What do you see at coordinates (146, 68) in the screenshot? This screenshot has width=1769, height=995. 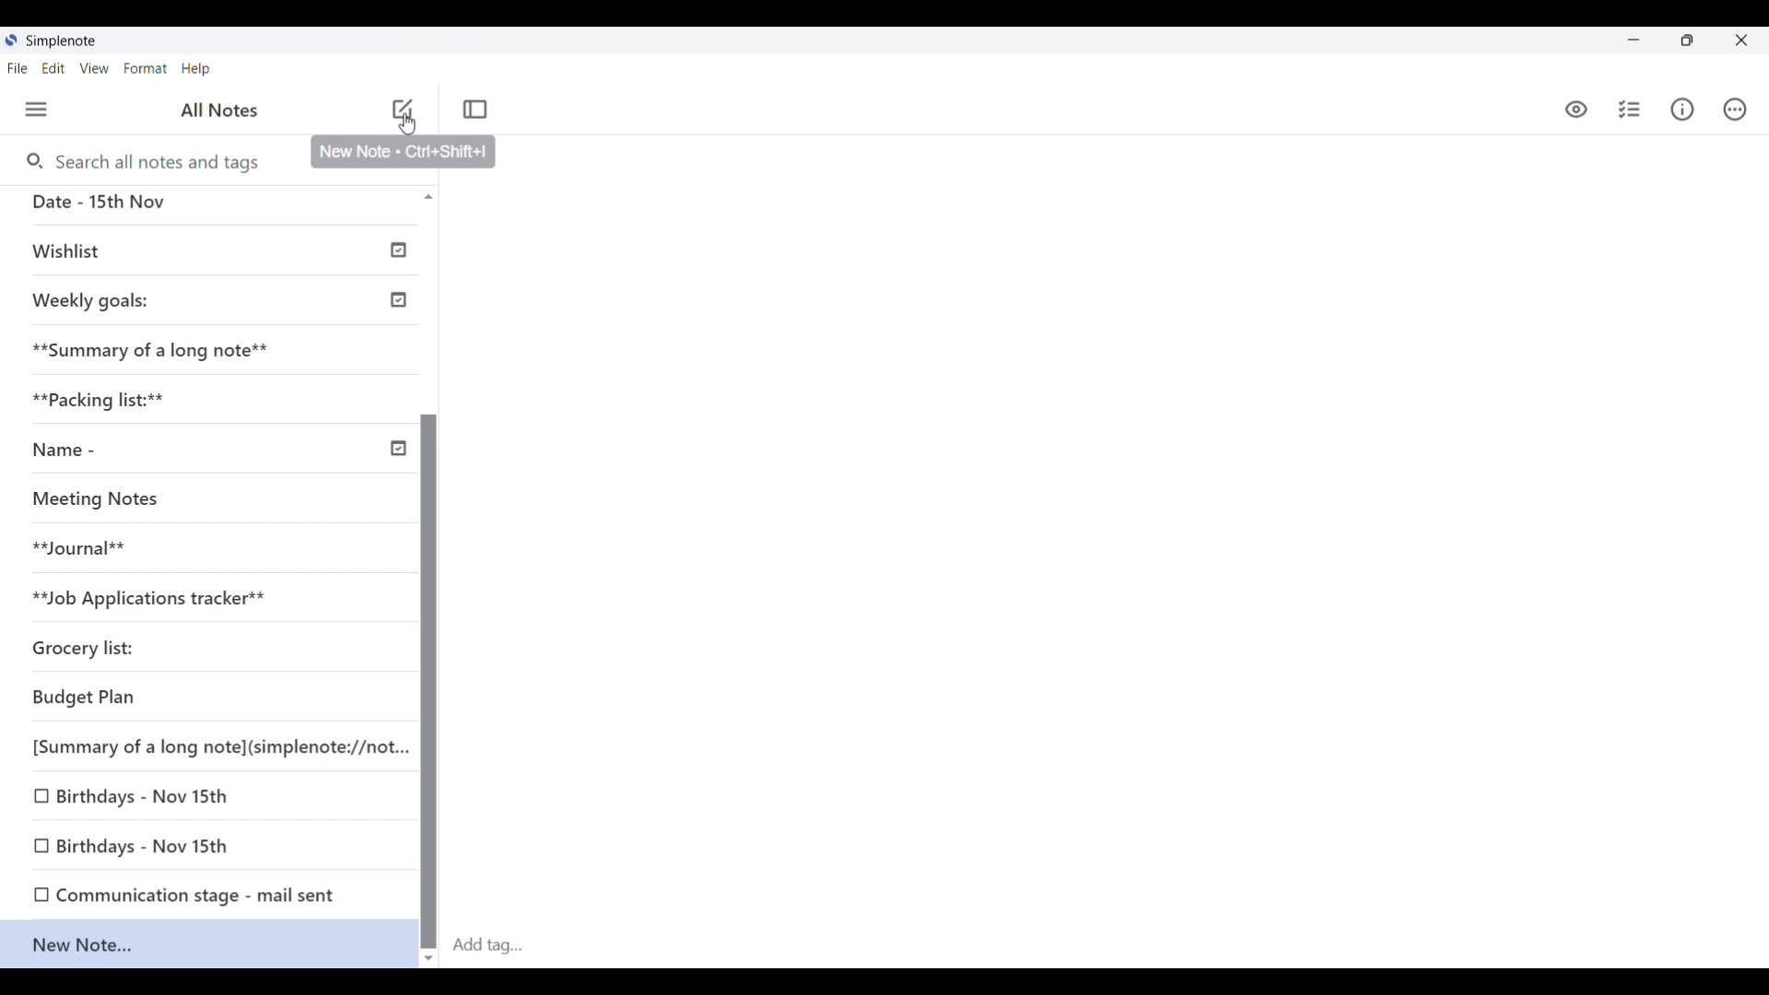 I see `Format menu ` at bounding box center [146, 68].